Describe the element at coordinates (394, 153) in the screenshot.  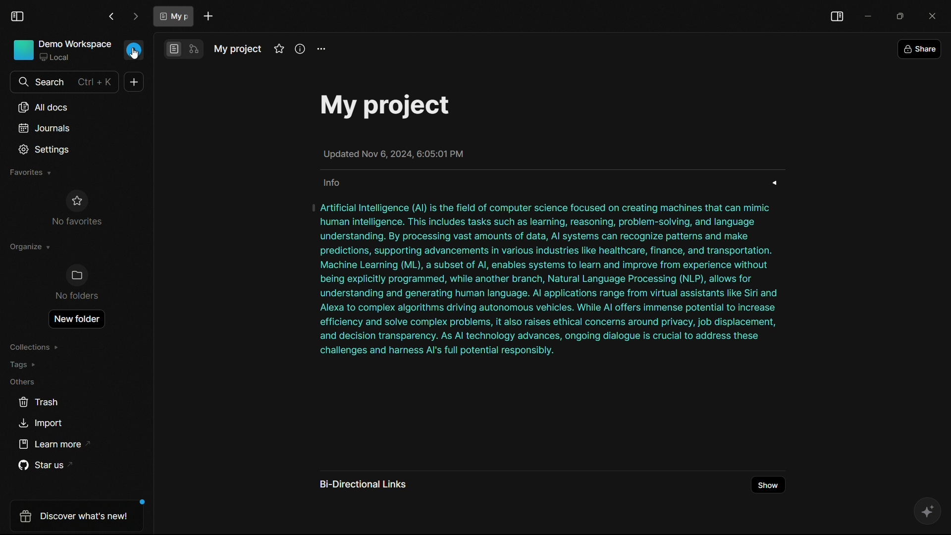
I see `Updated Nov 6, 2024, 6:05:01 PM` at that location.